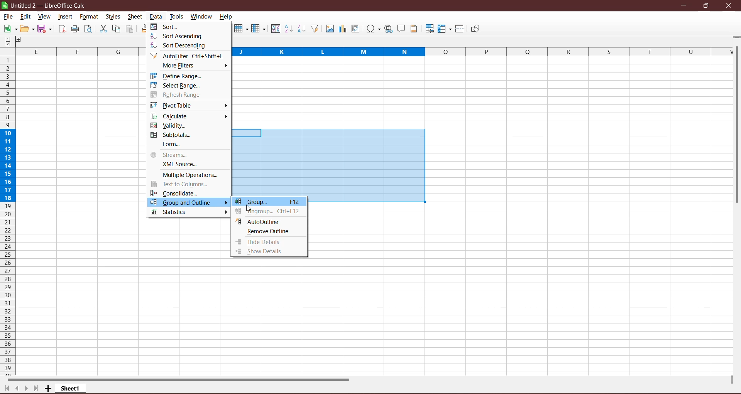 Image resolution: width=741 pixels, height=394 pixels. I want to click on More Filters, so click(182, 66).